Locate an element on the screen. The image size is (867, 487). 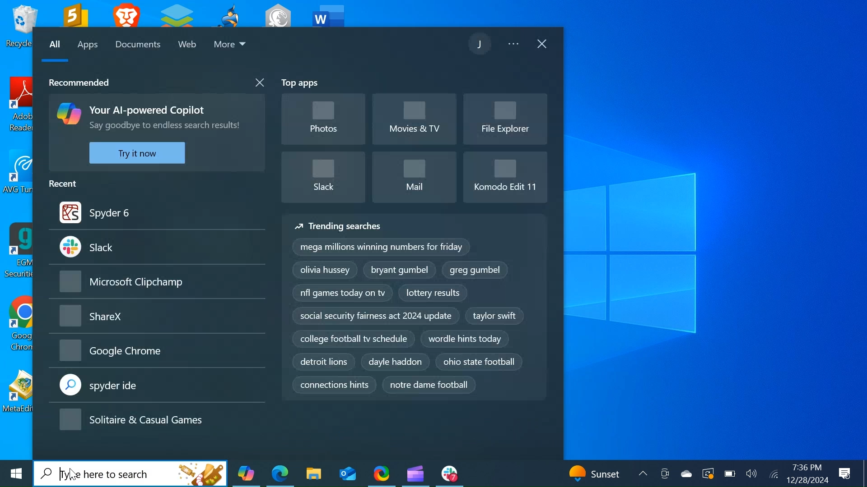
Spyder ide is located at coordinates (157, 386).